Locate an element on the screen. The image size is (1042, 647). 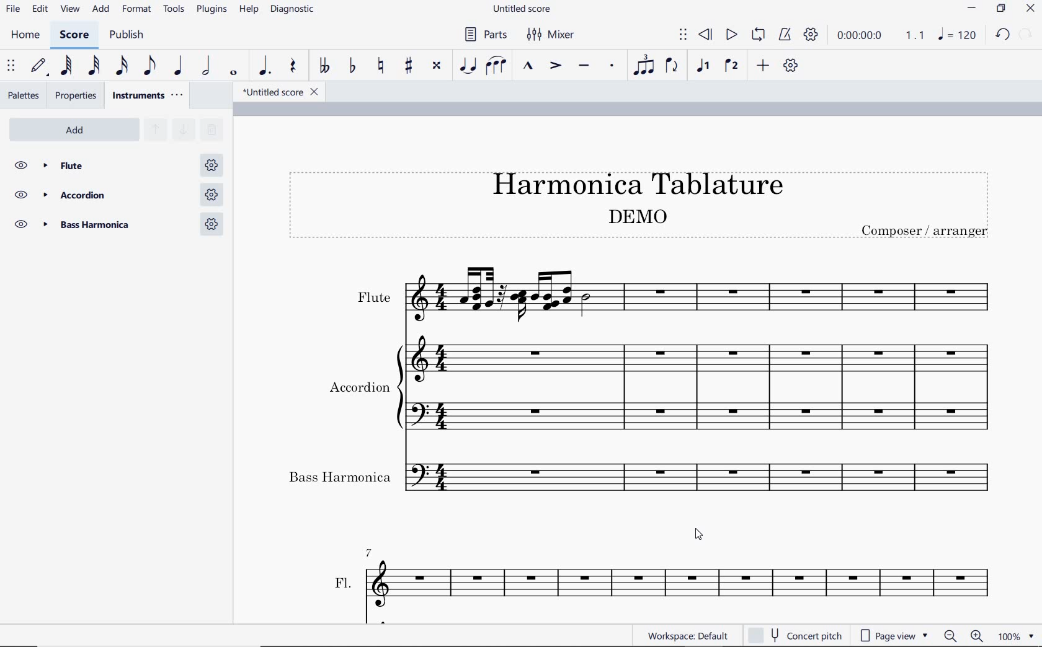
flip direction is located at coordinates (673, 66).